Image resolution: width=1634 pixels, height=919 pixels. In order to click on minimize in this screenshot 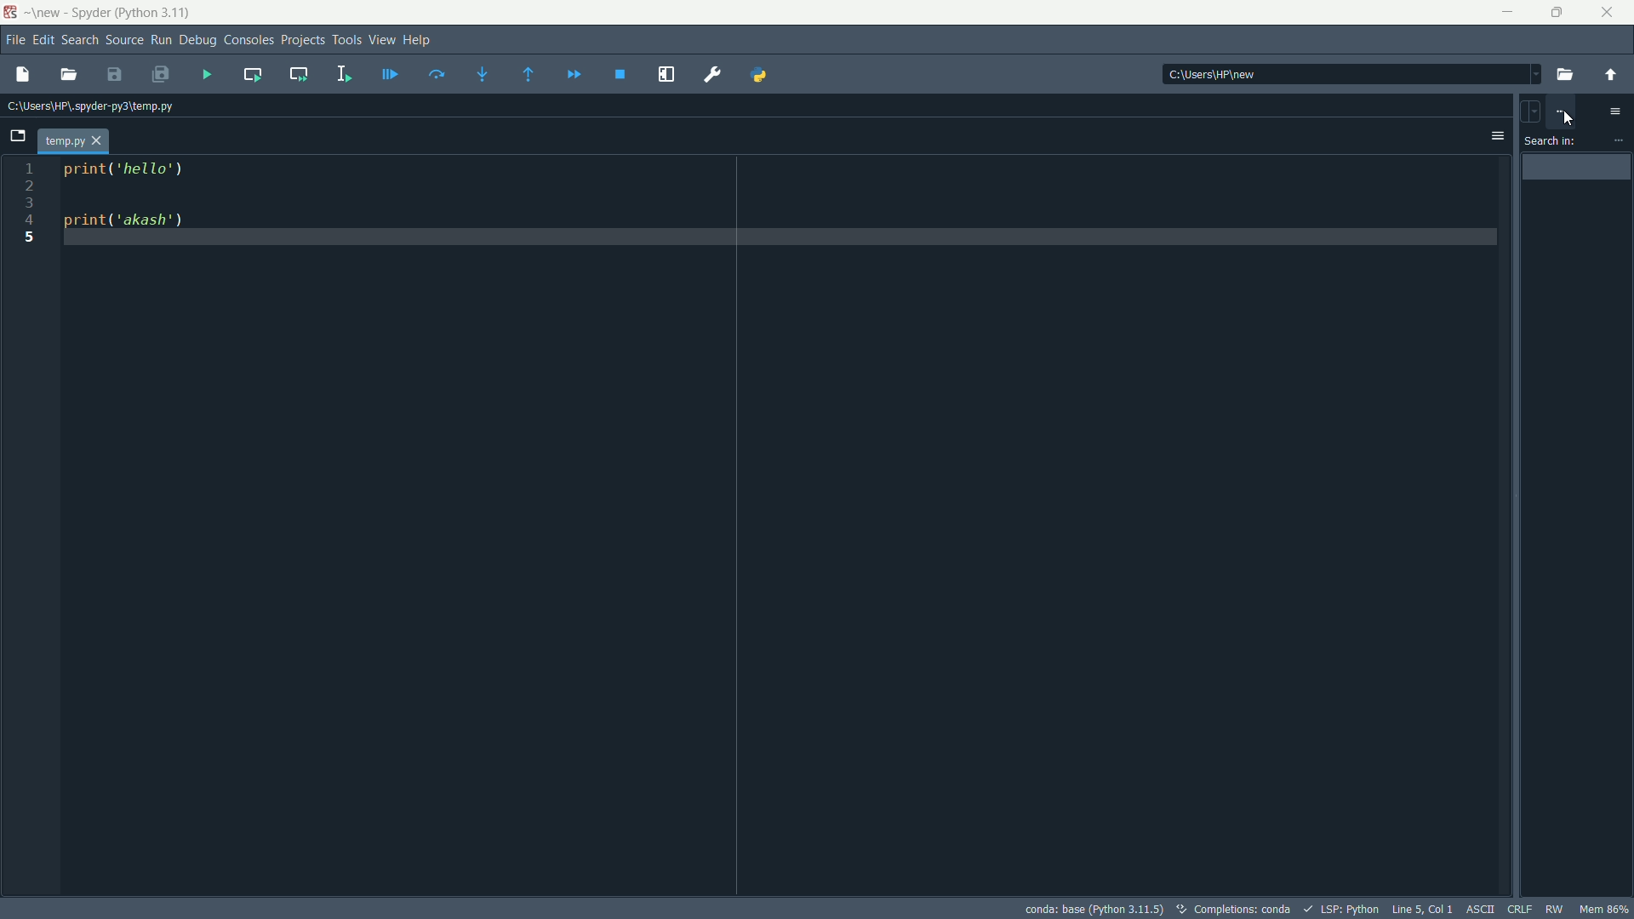, I will do `click(1508, 12)`.